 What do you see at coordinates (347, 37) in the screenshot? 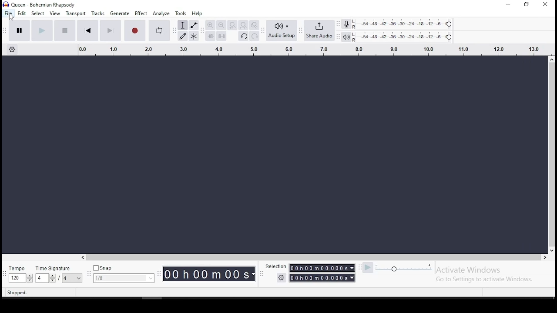
I see `playback ` at bounding box center [347, 37].